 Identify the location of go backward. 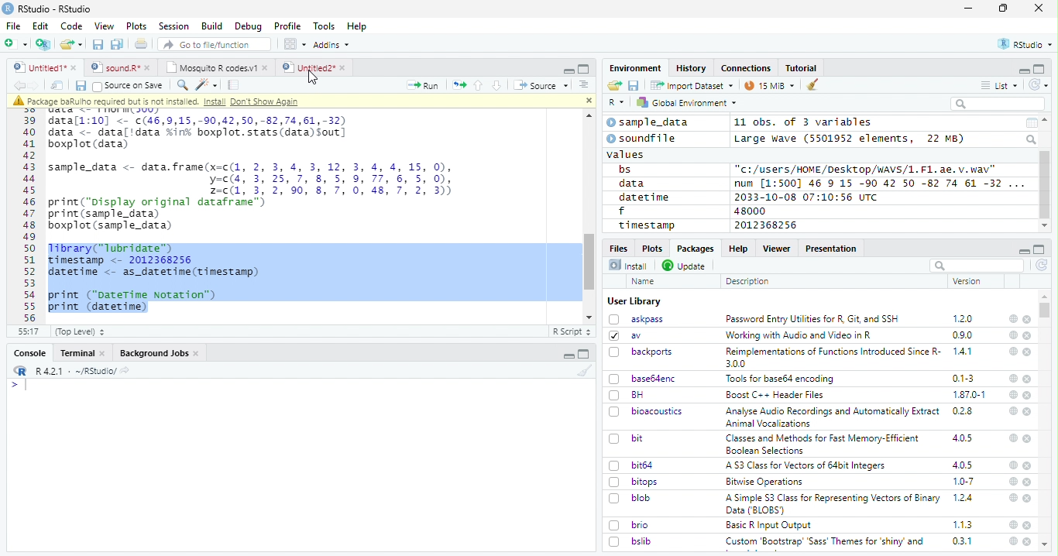
(19, 84).